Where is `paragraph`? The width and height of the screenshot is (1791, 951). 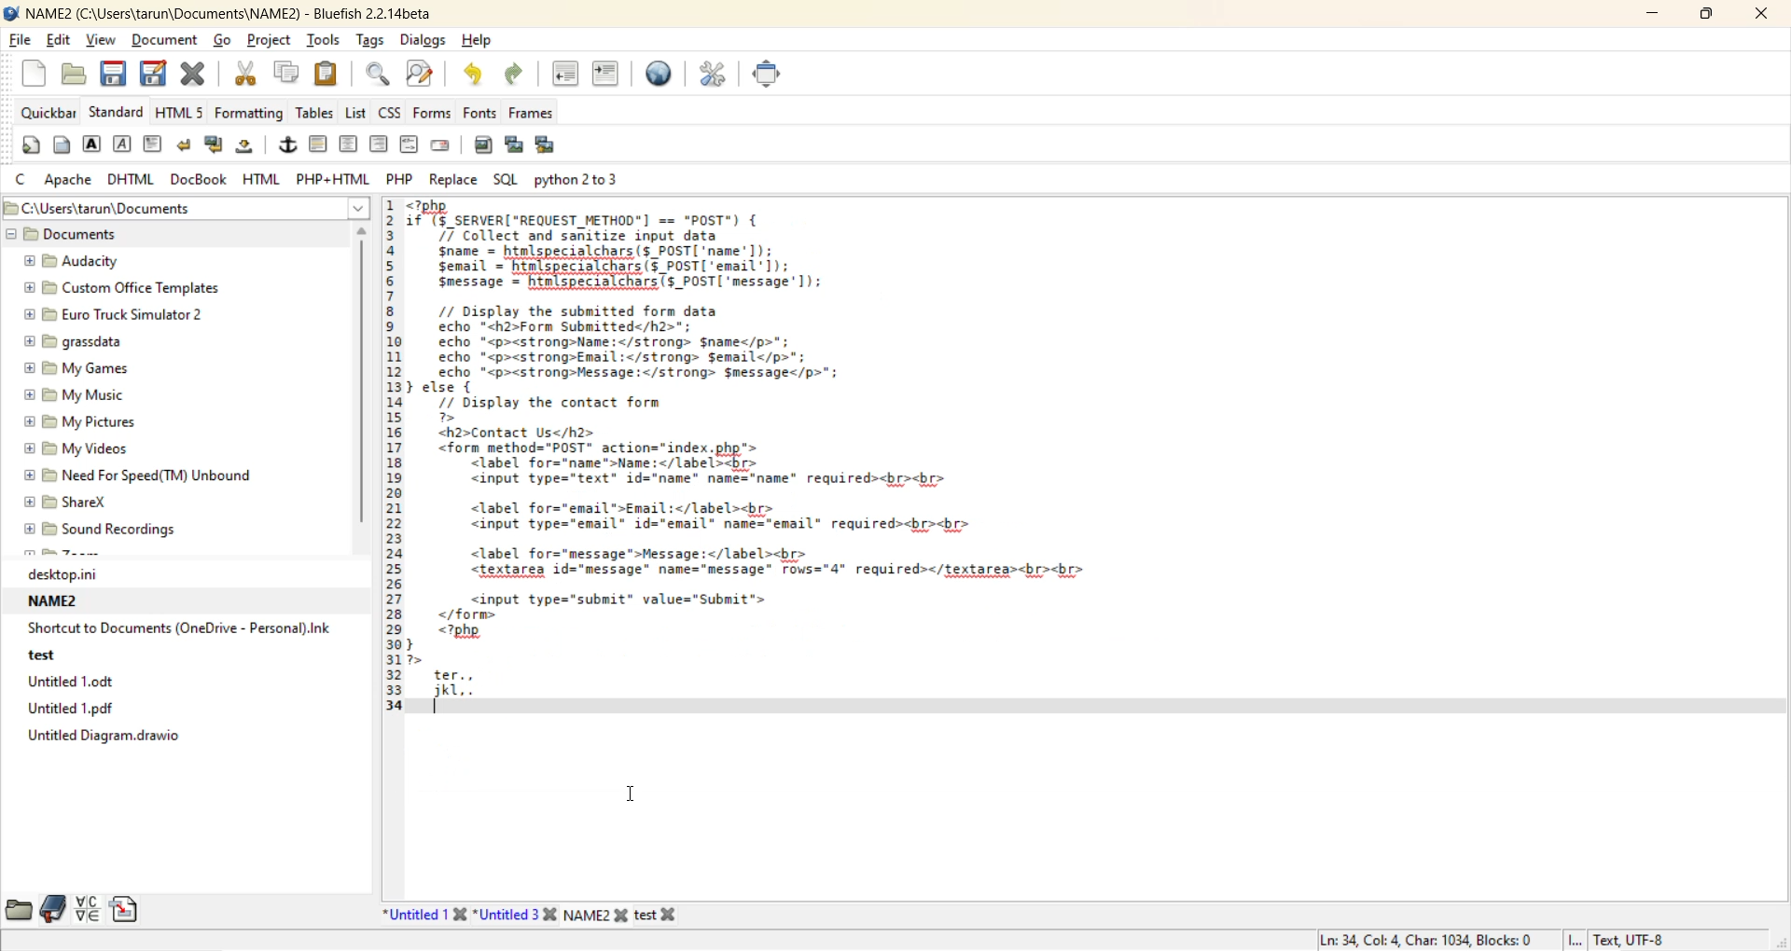 paragraph is located at coordinates (156, 146).